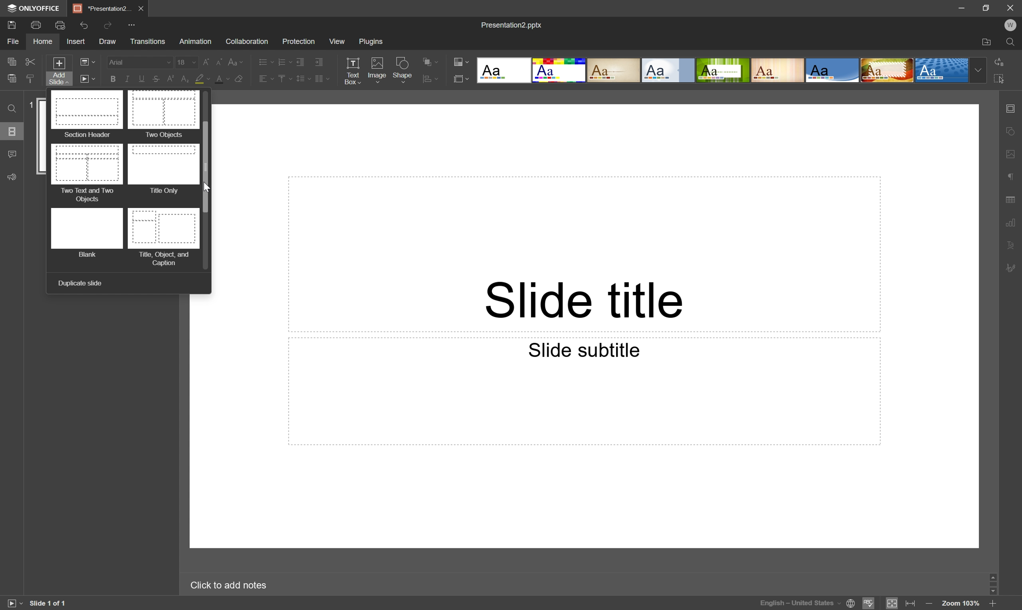 The image size is (1022, 610). What do you see at coordinates (990, 589) in the screenshot?
I see `Scroll Down` at bounding box center [990, 589].